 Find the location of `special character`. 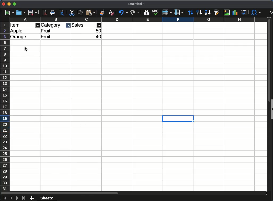

special character is located at coordinates (256, 13).